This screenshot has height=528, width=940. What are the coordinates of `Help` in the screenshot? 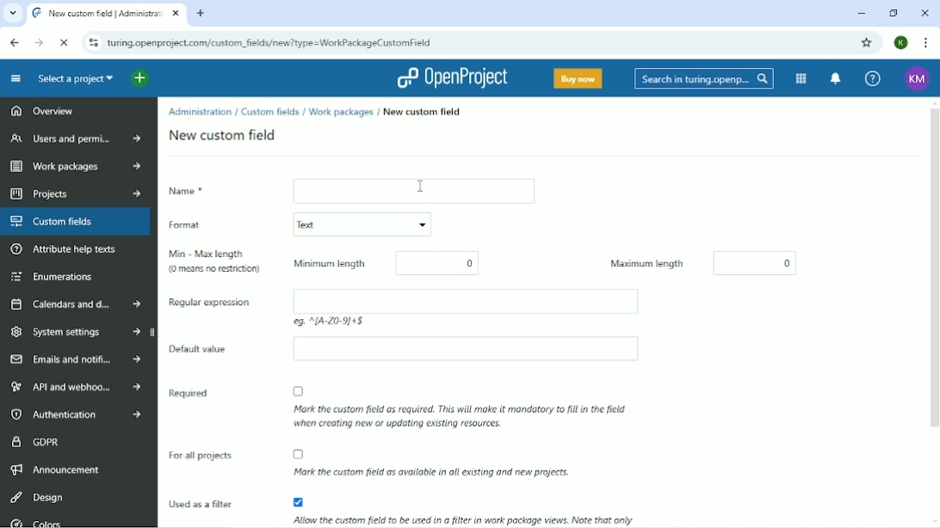 It's located at (872, 79).